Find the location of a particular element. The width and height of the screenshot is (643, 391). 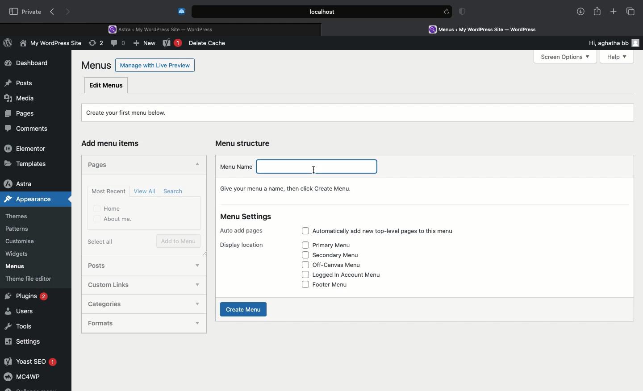

Categories is located at coordinates (132, 303).